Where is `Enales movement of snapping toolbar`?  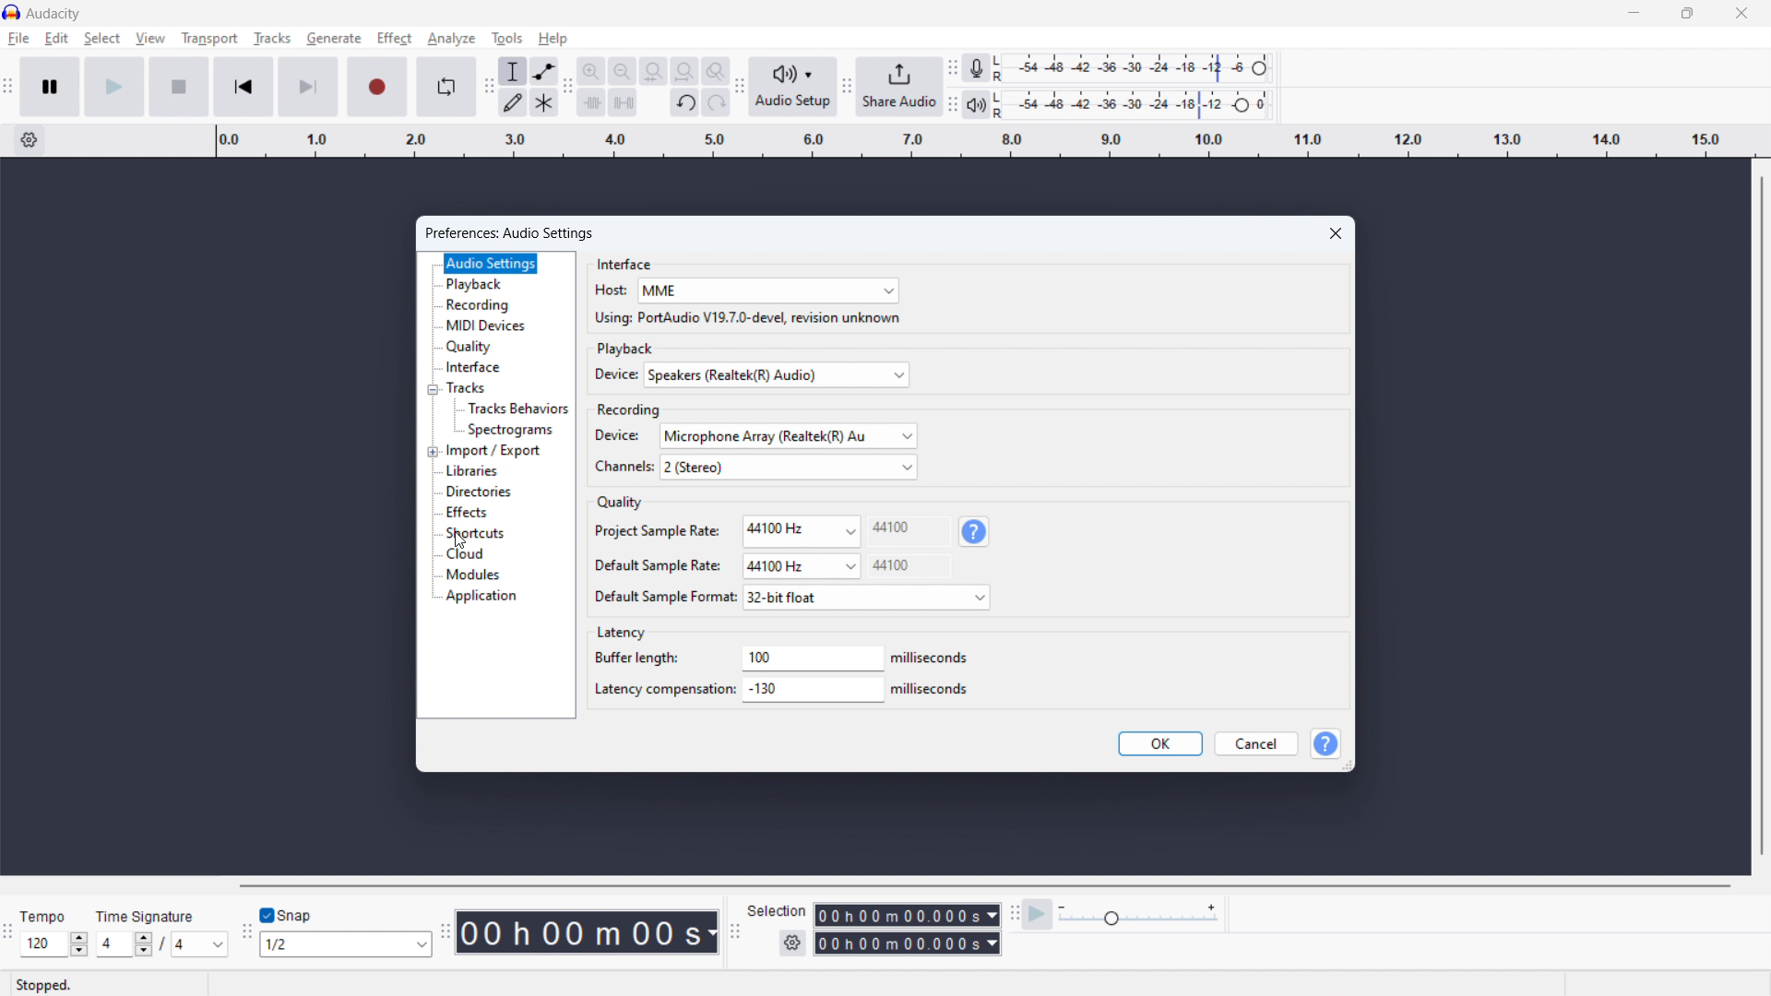
Enales movement of snapping toolbar is located at coordinates (245, 933).